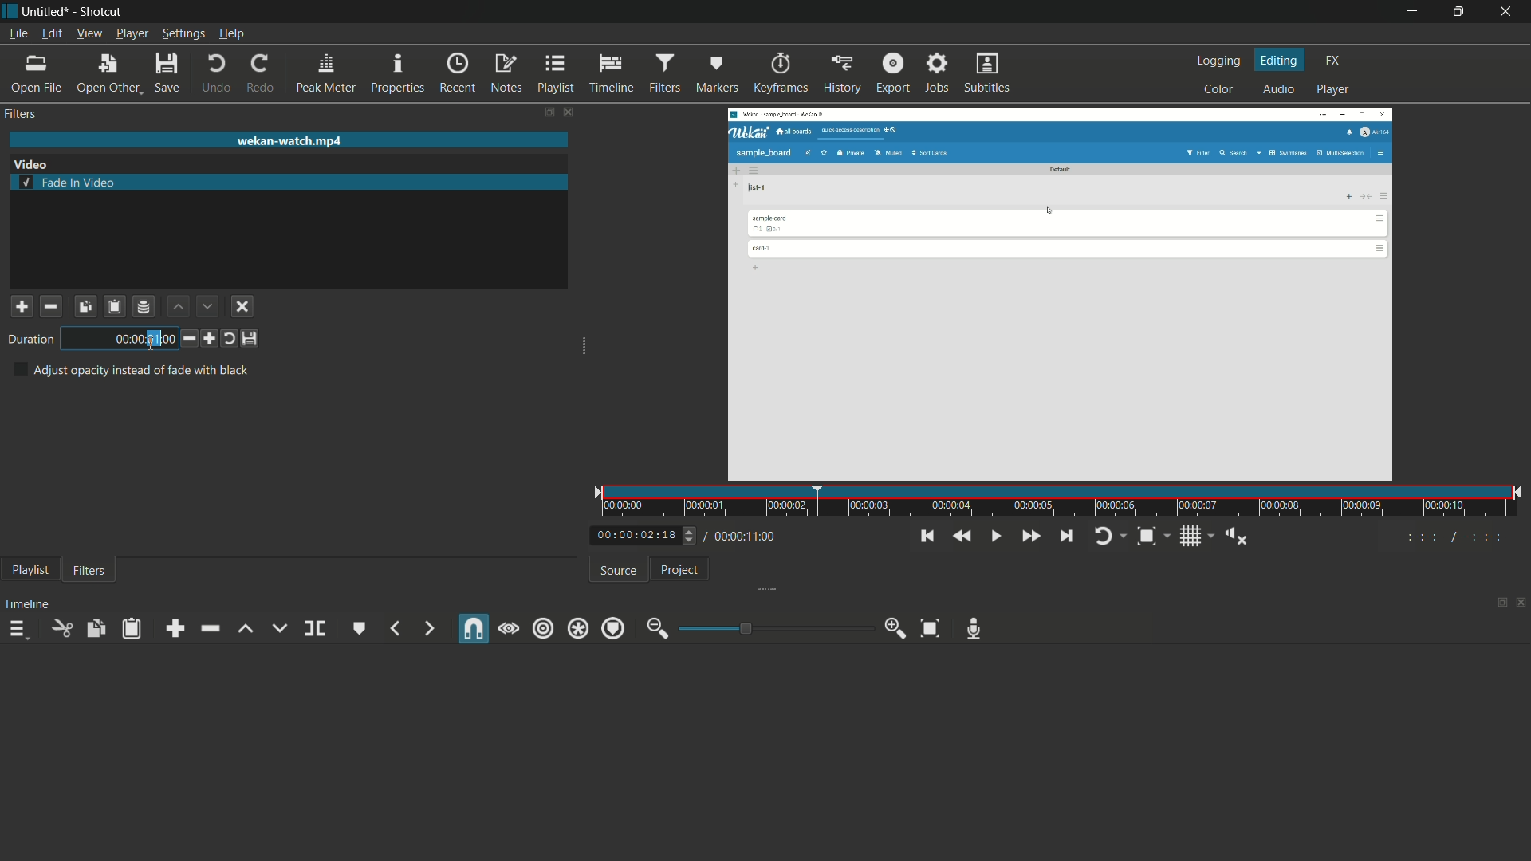 The height and width of the screenshot is (861, 1531). Describe the element at coordinates (716, 74) in the screenshot. I see `markers` at that location.